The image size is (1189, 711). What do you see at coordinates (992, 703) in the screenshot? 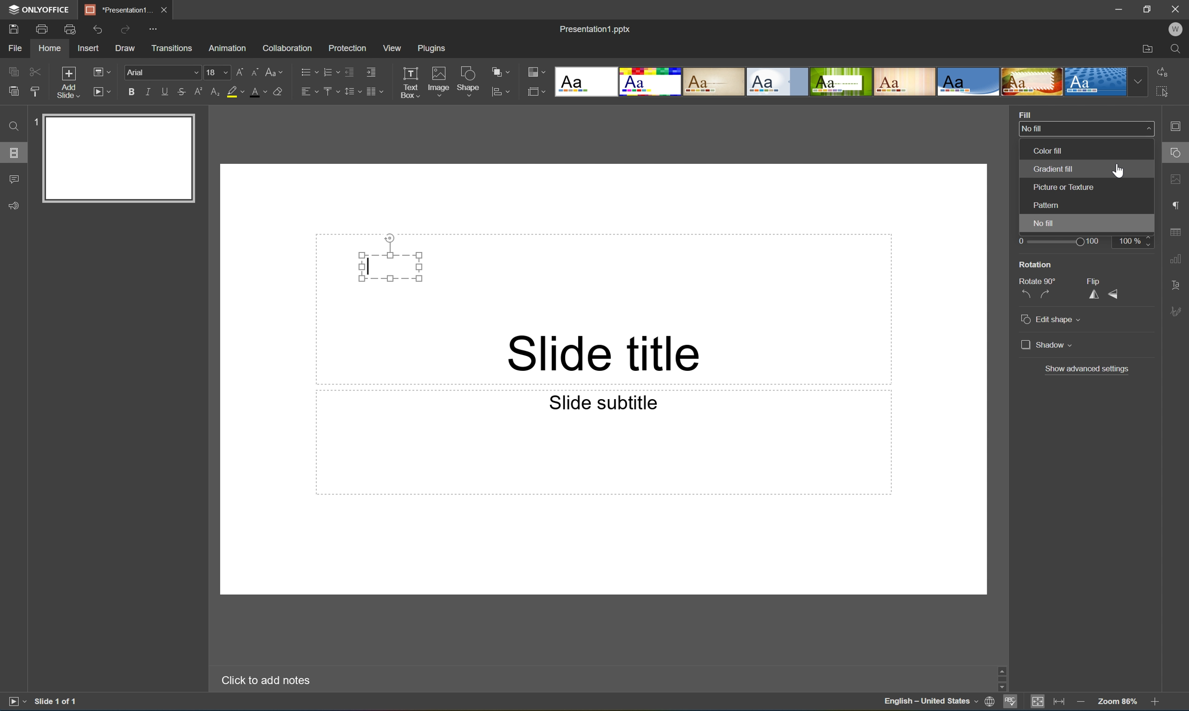
I see `Set document language` at bounding box center [992, 703].